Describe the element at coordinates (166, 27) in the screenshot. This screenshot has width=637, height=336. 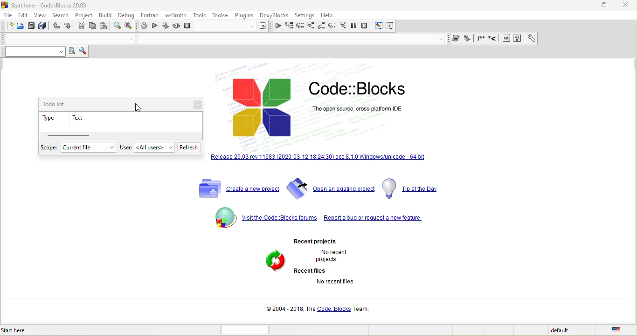
I see `build and run` at that location.